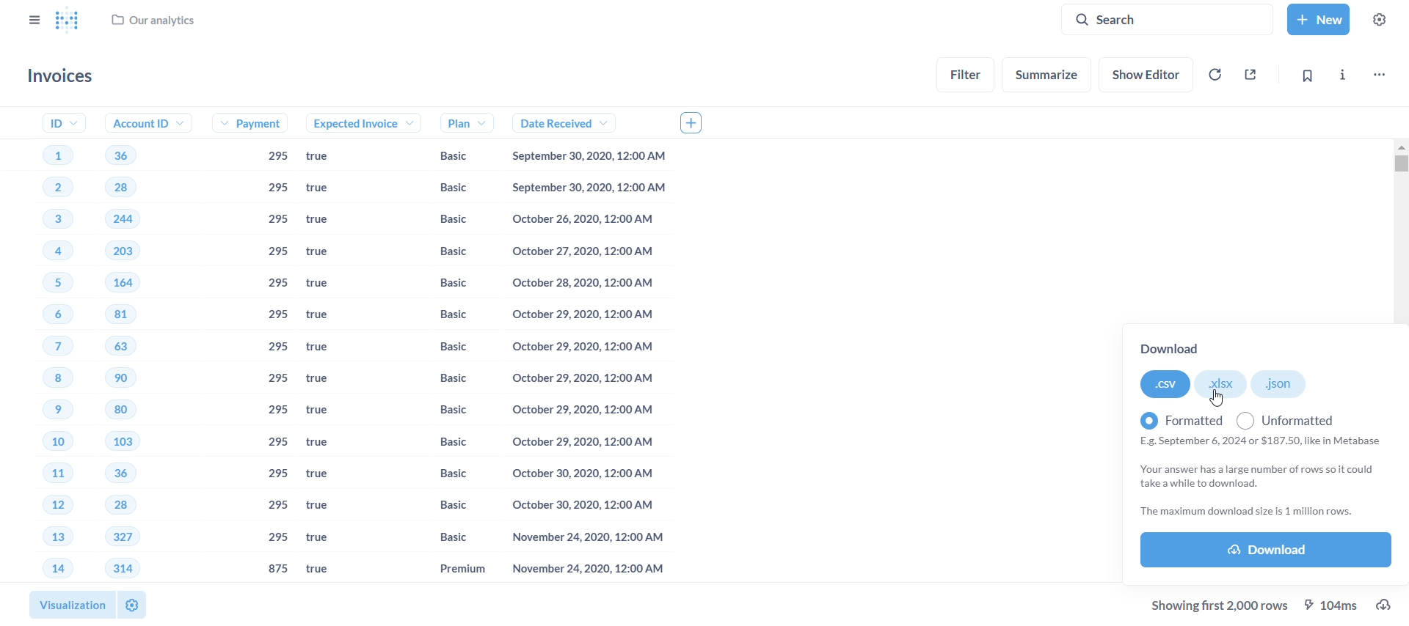  What do you see at coordinates (50, 281) in the screenshot?
I see `5` at bounding box center [50, 281].